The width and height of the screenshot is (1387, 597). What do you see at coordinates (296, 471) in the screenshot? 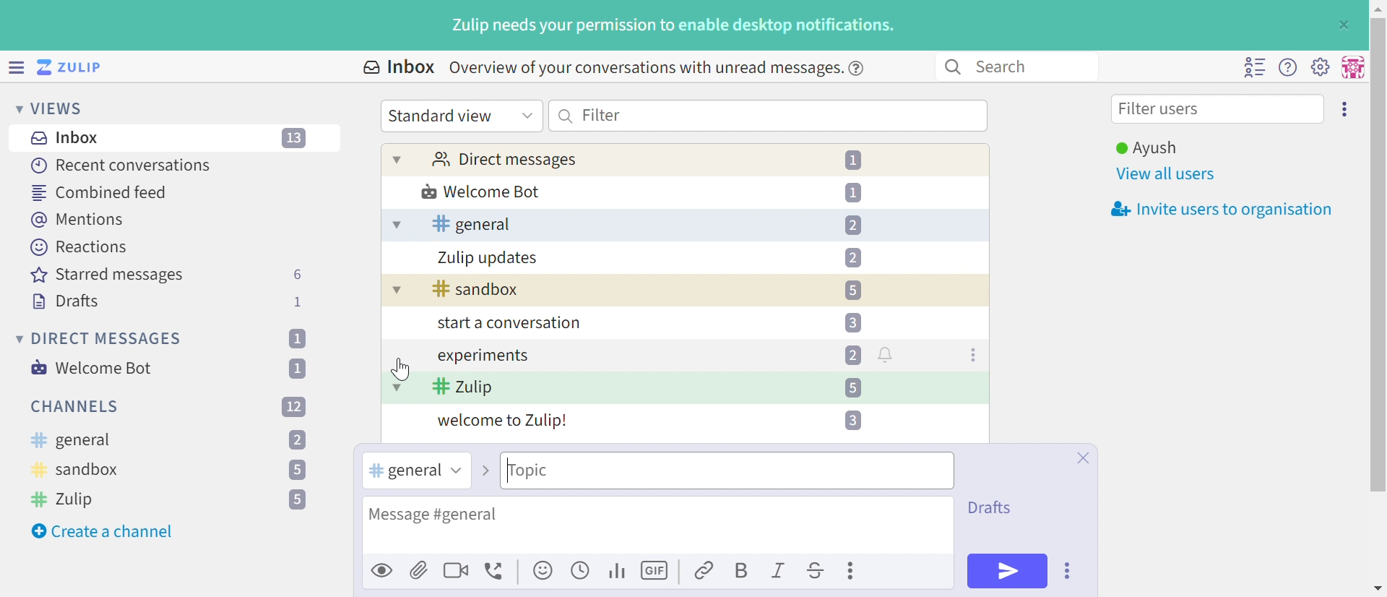
I see `5` at bounding box center [296, 471].